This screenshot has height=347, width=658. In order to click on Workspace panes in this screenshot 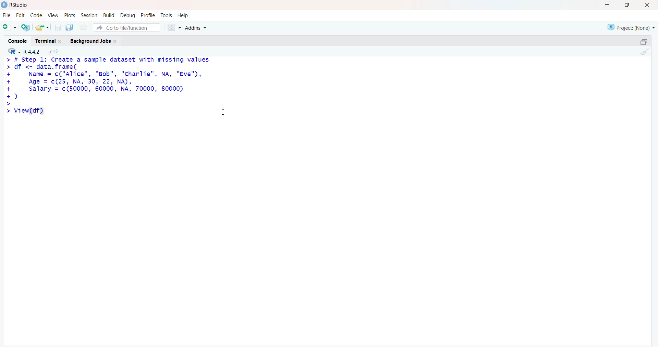, I will do `click(174, 27)`.